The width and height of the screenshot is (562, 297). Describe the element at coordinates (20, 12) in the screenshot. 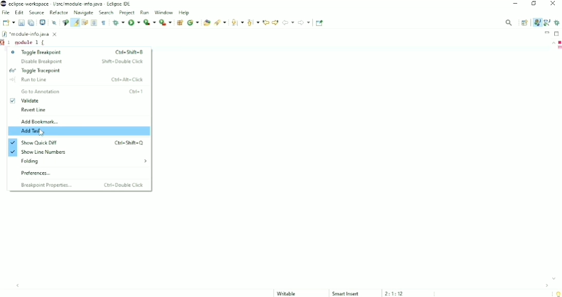

I see `Edit` at that location.